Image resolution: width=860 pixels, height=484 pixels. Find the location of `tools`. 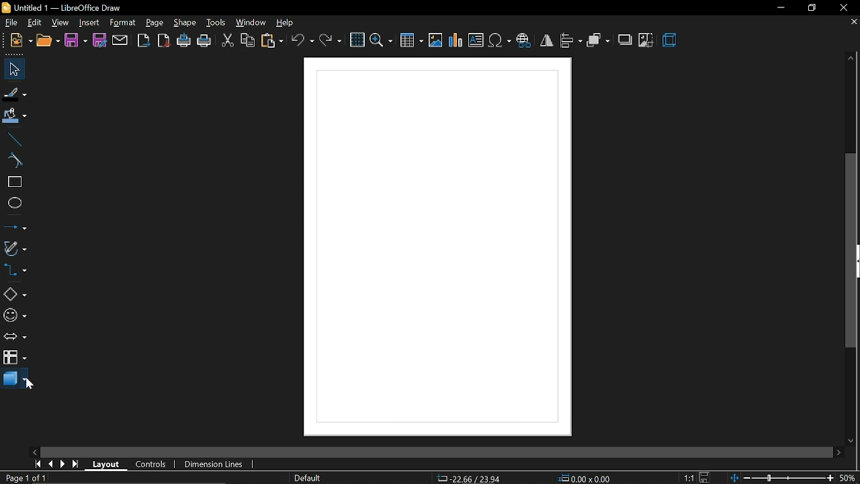

tools is located at coordinates (216, 23).